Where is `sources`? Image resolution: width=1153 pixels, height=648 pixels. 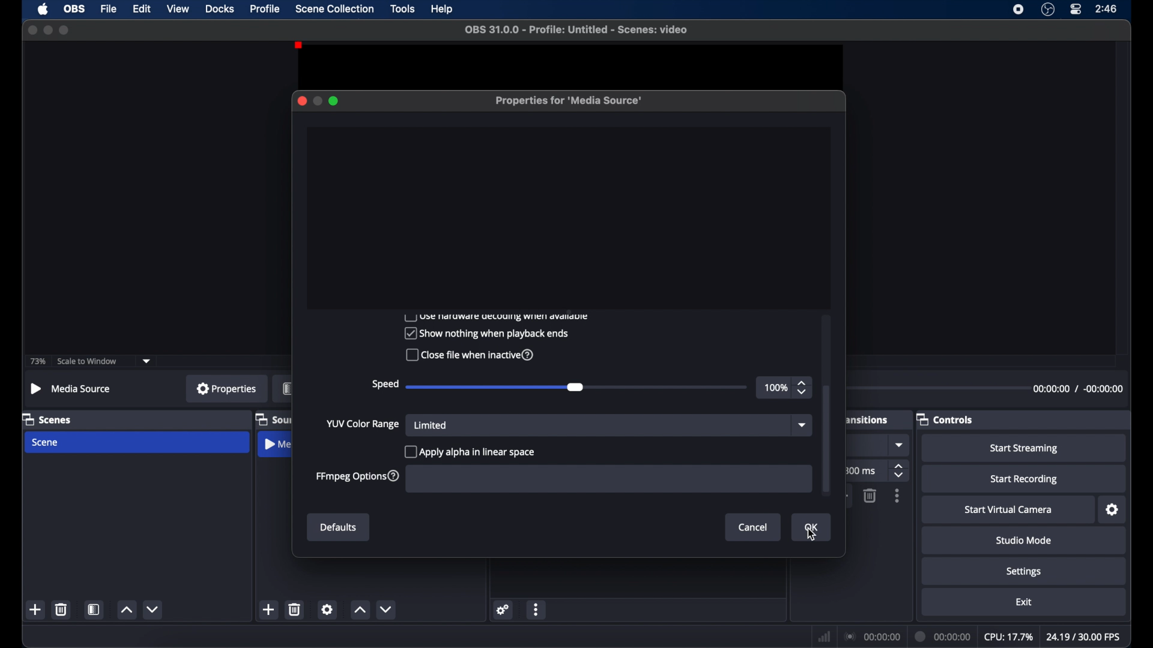
sources is located at coordinates (273, 419).